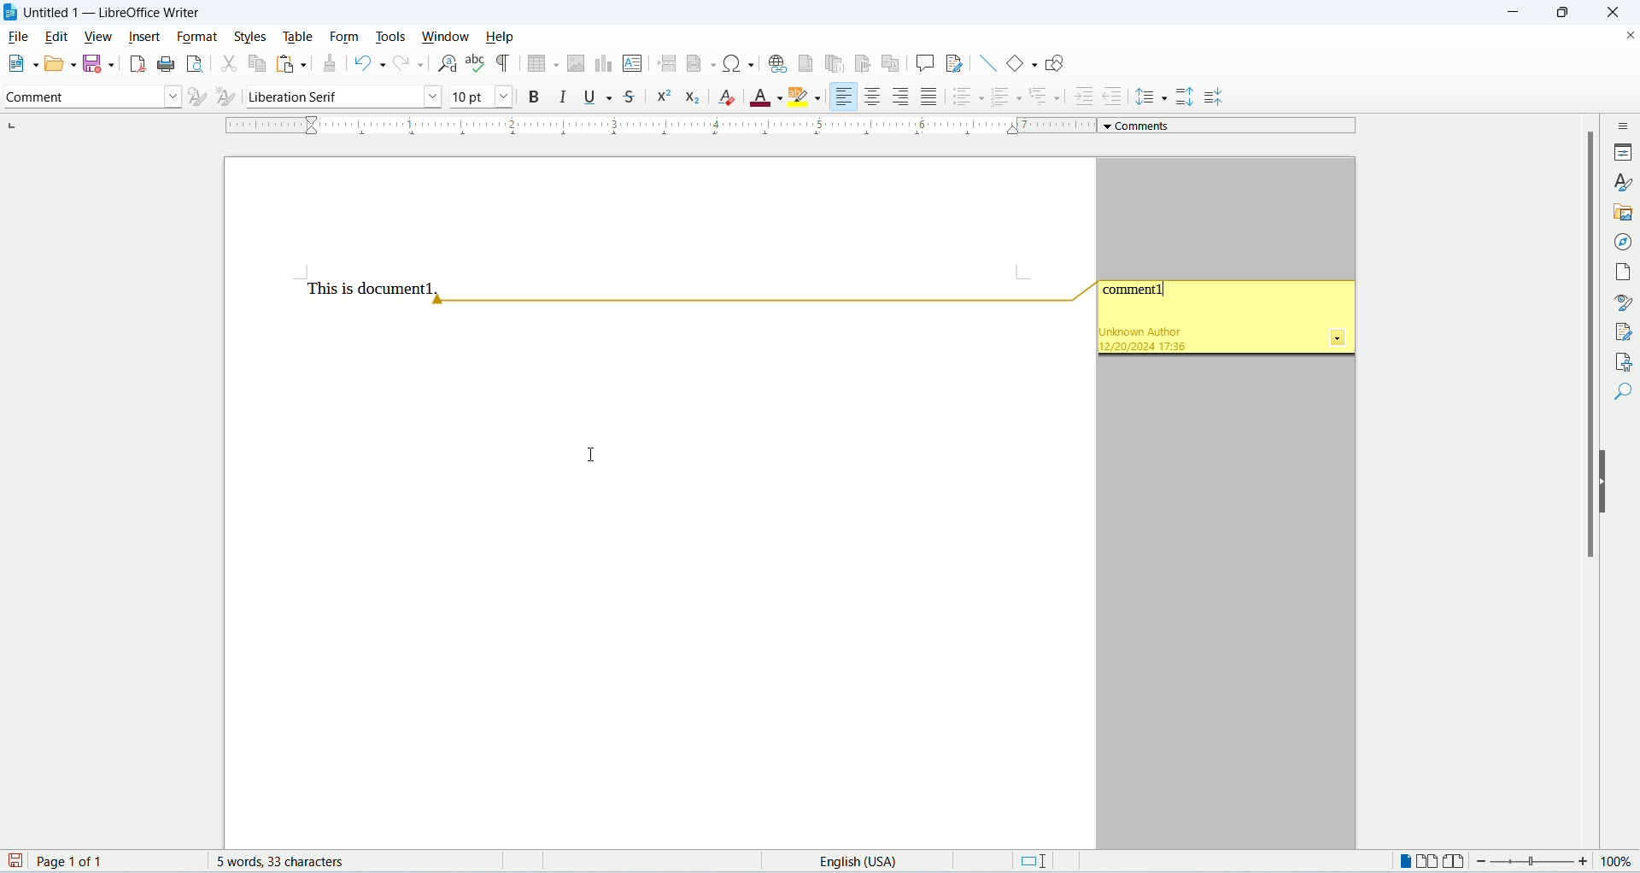 This screenshot has height=873, width=1640. What do you see at coordinates (631, 96) in the screenshot?
I see `strikethrough` at bounding box center [631, 96].